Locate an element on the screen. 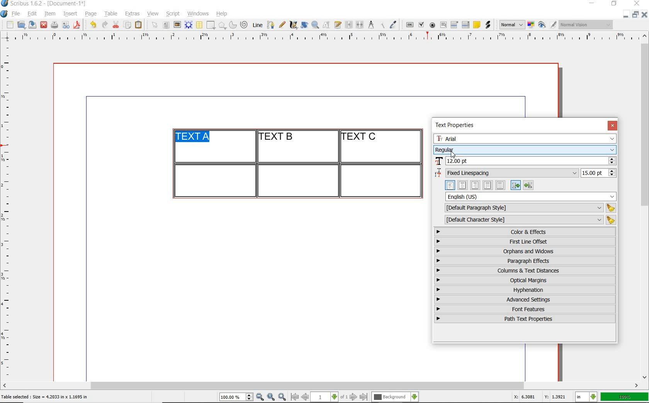 This screenshot has width=649, height=403. toggle color management is located at coordinates (532, 25).